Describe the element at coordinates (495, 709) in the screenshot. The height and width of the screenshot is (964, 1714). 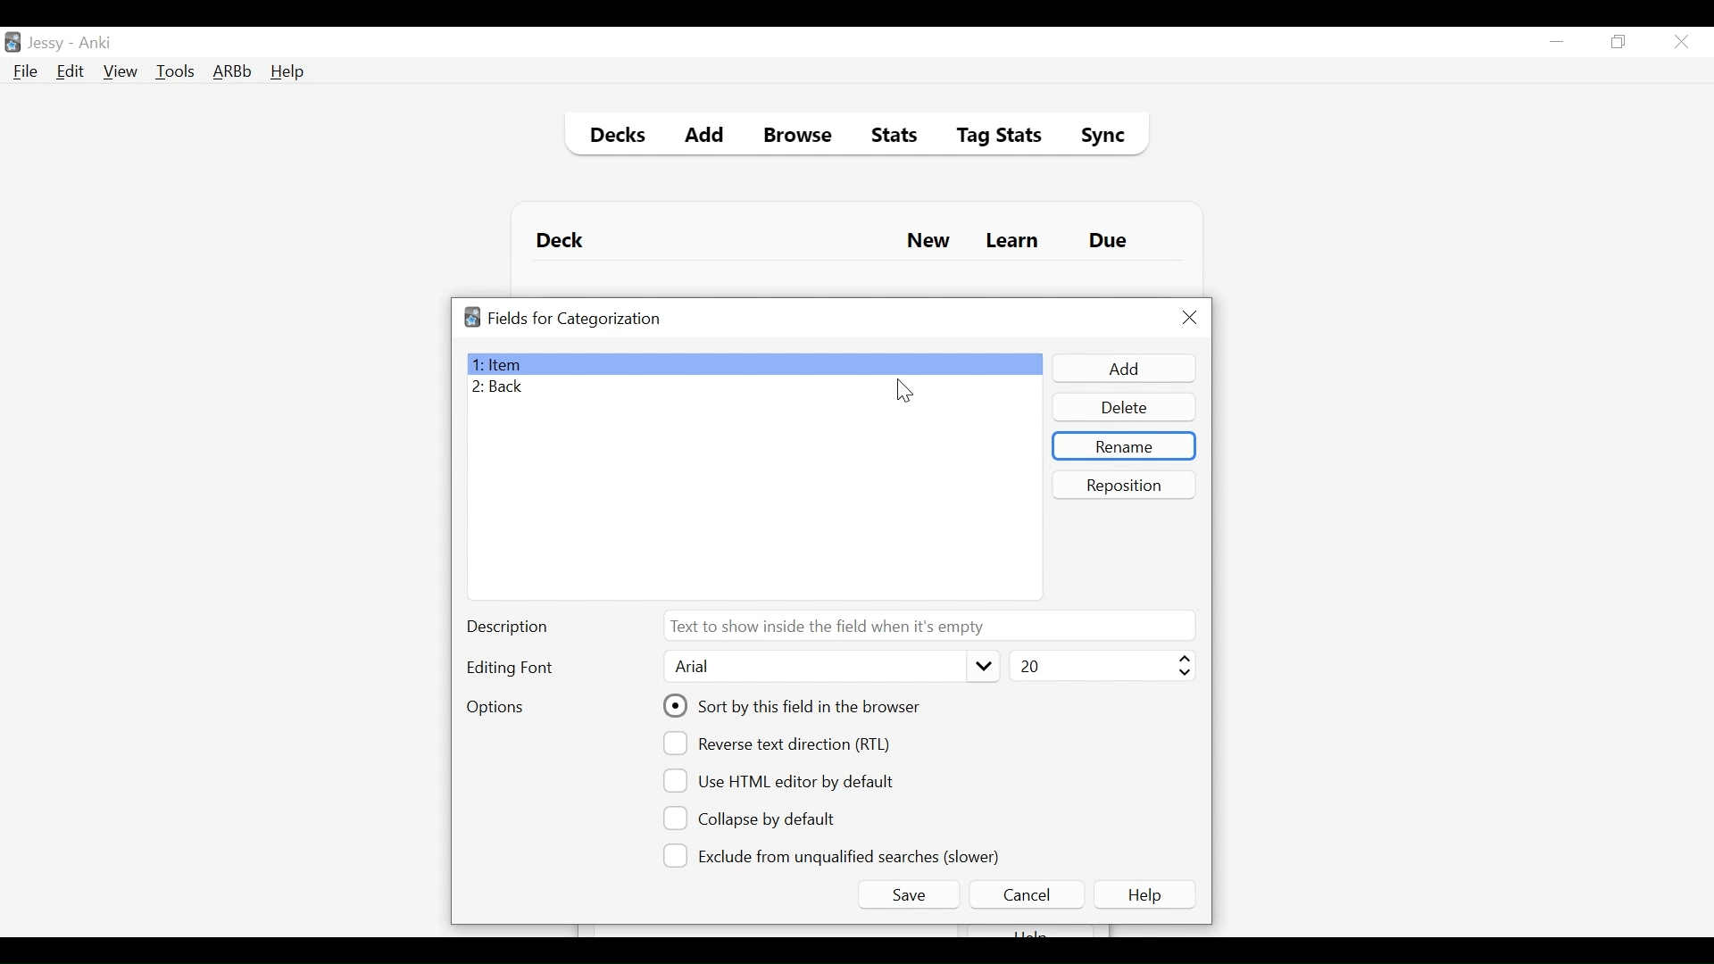
I see `Options` at that location.